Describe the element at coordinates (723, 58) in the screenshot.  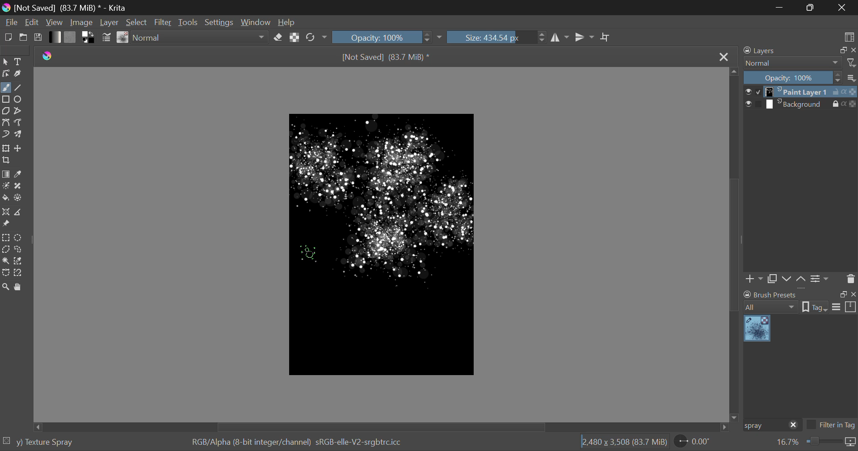
I see `Close` at that location.